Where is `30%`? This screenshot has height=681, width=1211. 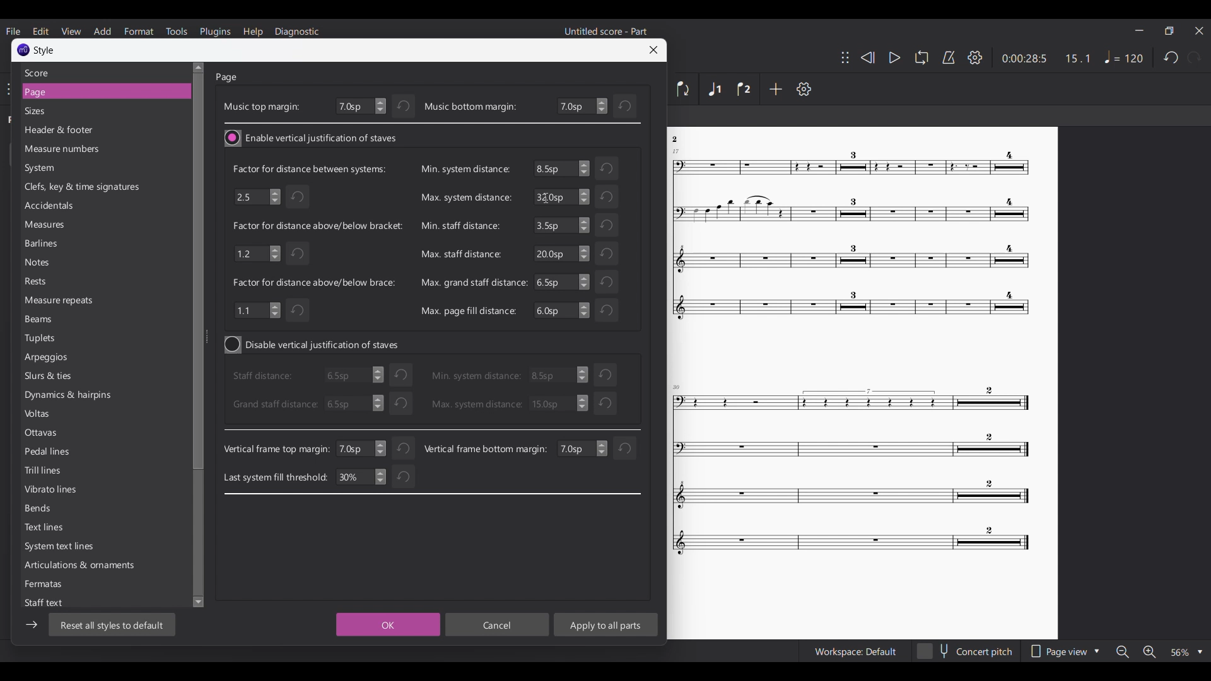 30% is located at coordinates (362, 477).